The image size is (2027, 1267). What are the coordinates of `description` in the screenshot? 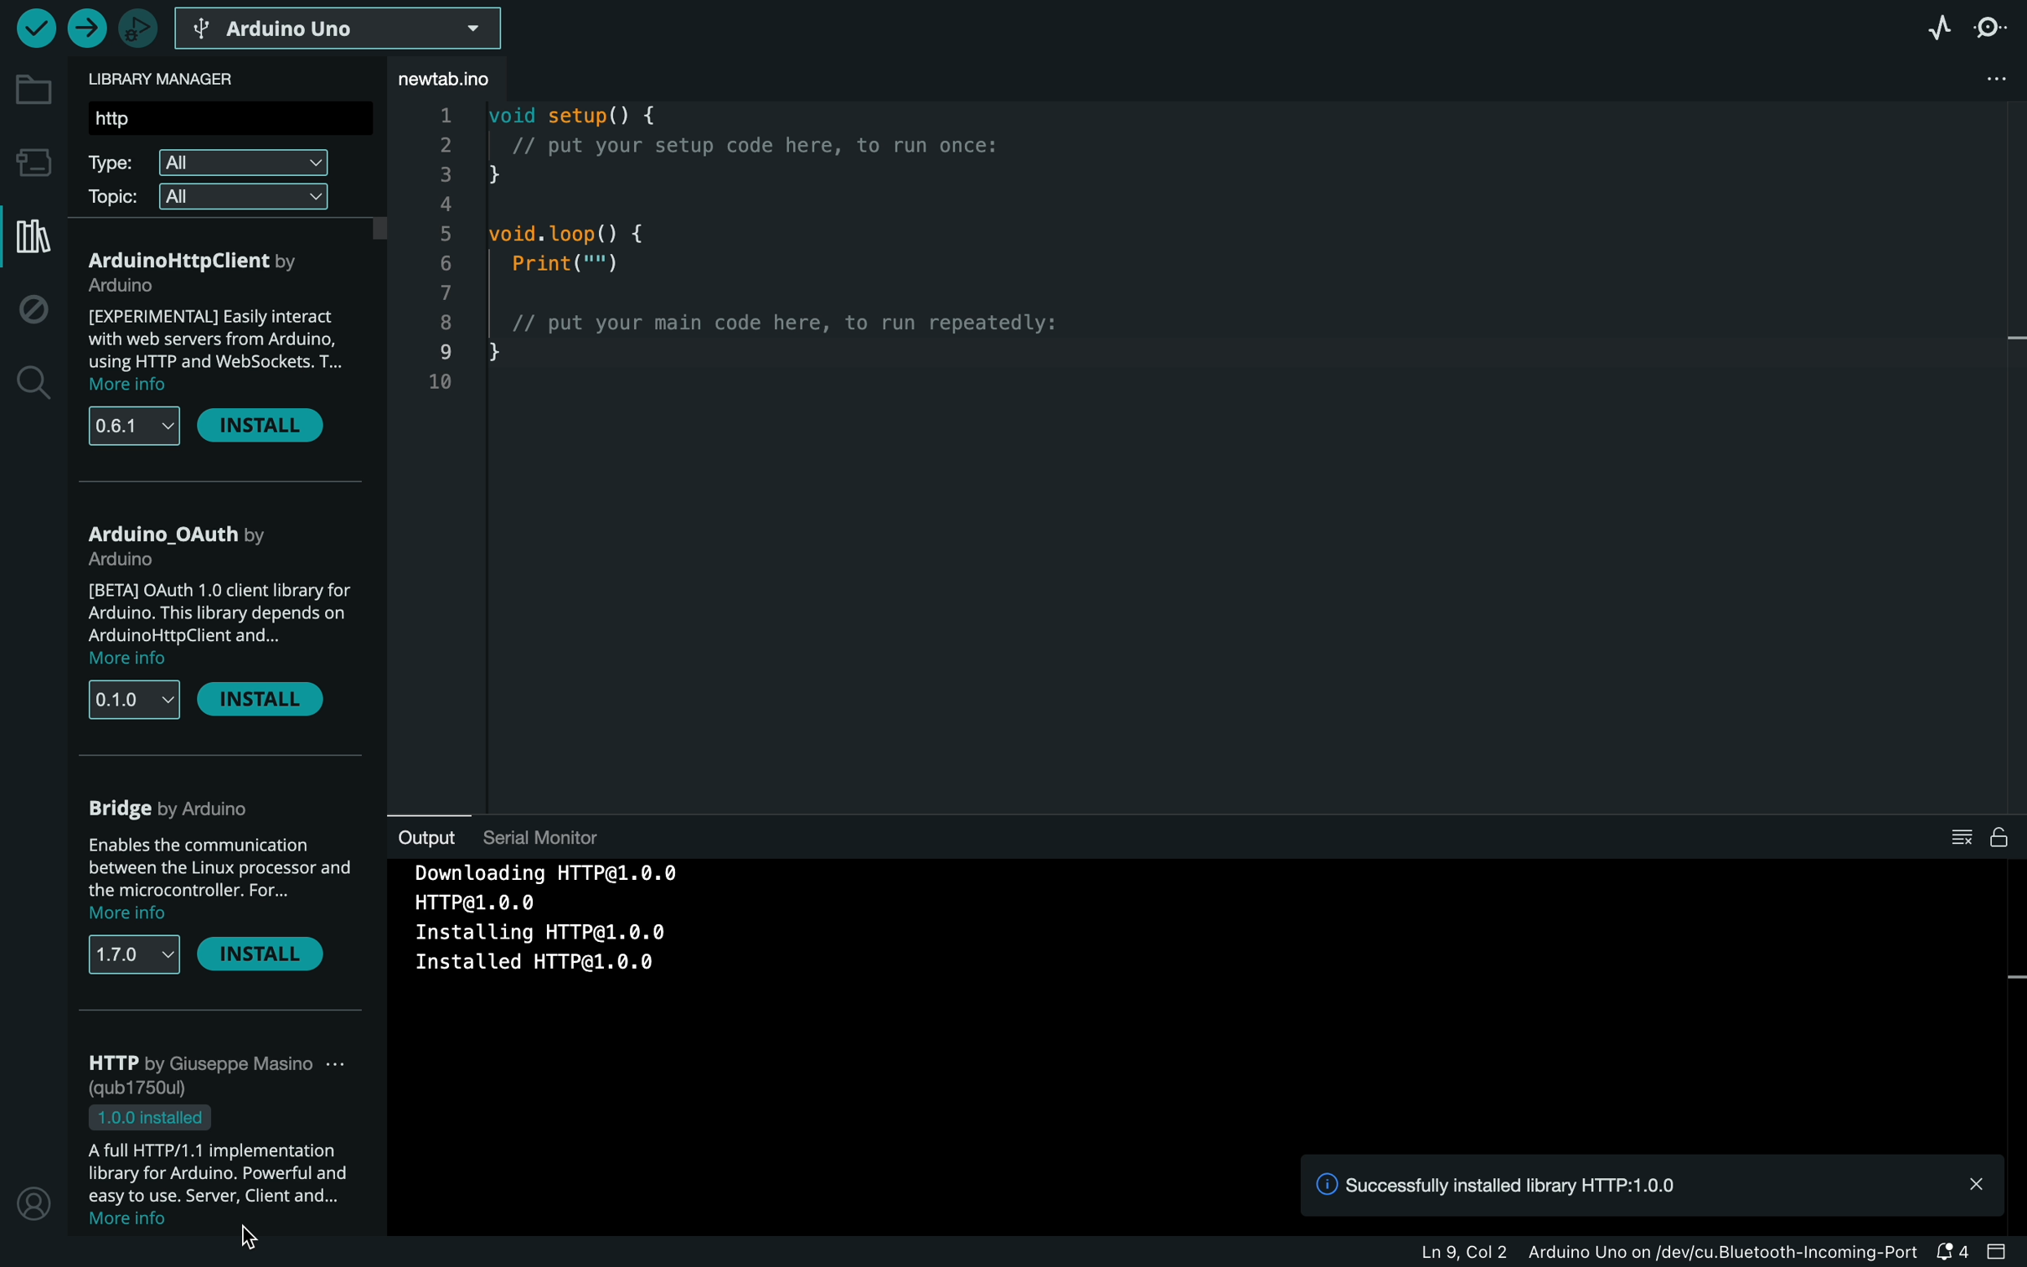 It's located at (214, 619).